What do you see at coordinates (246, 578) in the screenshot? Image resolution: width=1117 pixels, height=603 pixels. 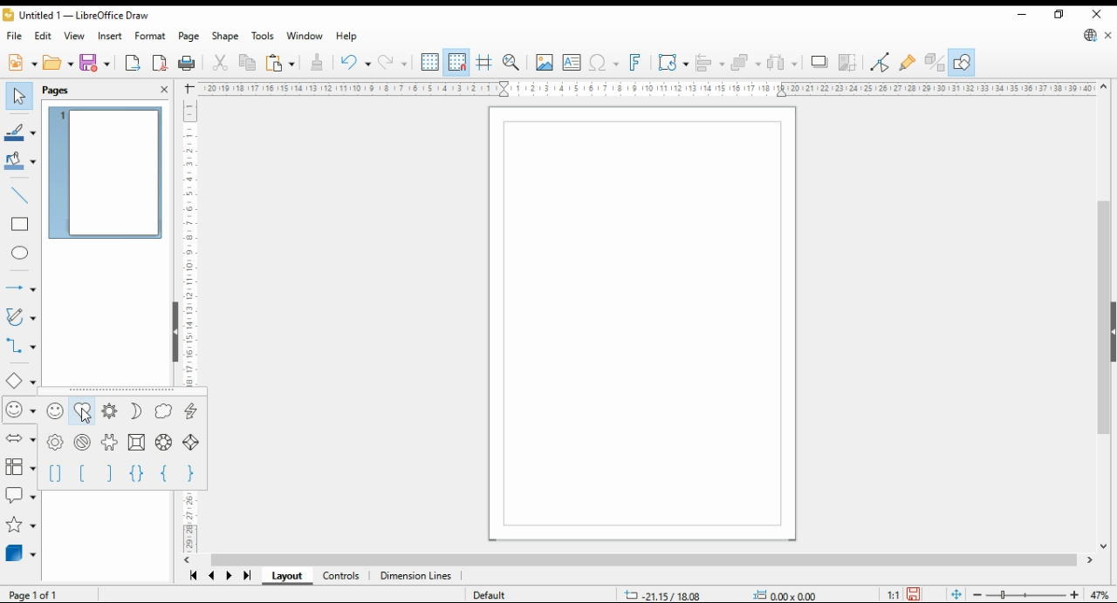 I see `last page` at bounding box center [246, 578].